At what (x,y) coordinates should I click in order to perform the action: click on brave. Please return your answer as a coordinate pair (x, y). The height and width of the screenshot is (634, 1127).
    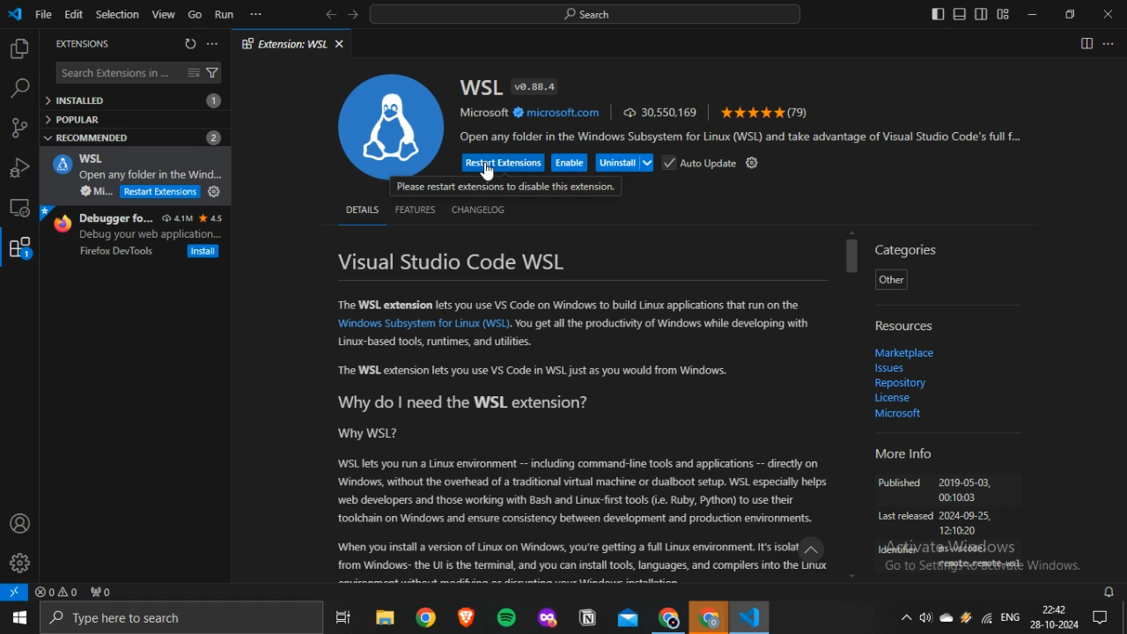
    Looking at the image, I should click on (467, 616).